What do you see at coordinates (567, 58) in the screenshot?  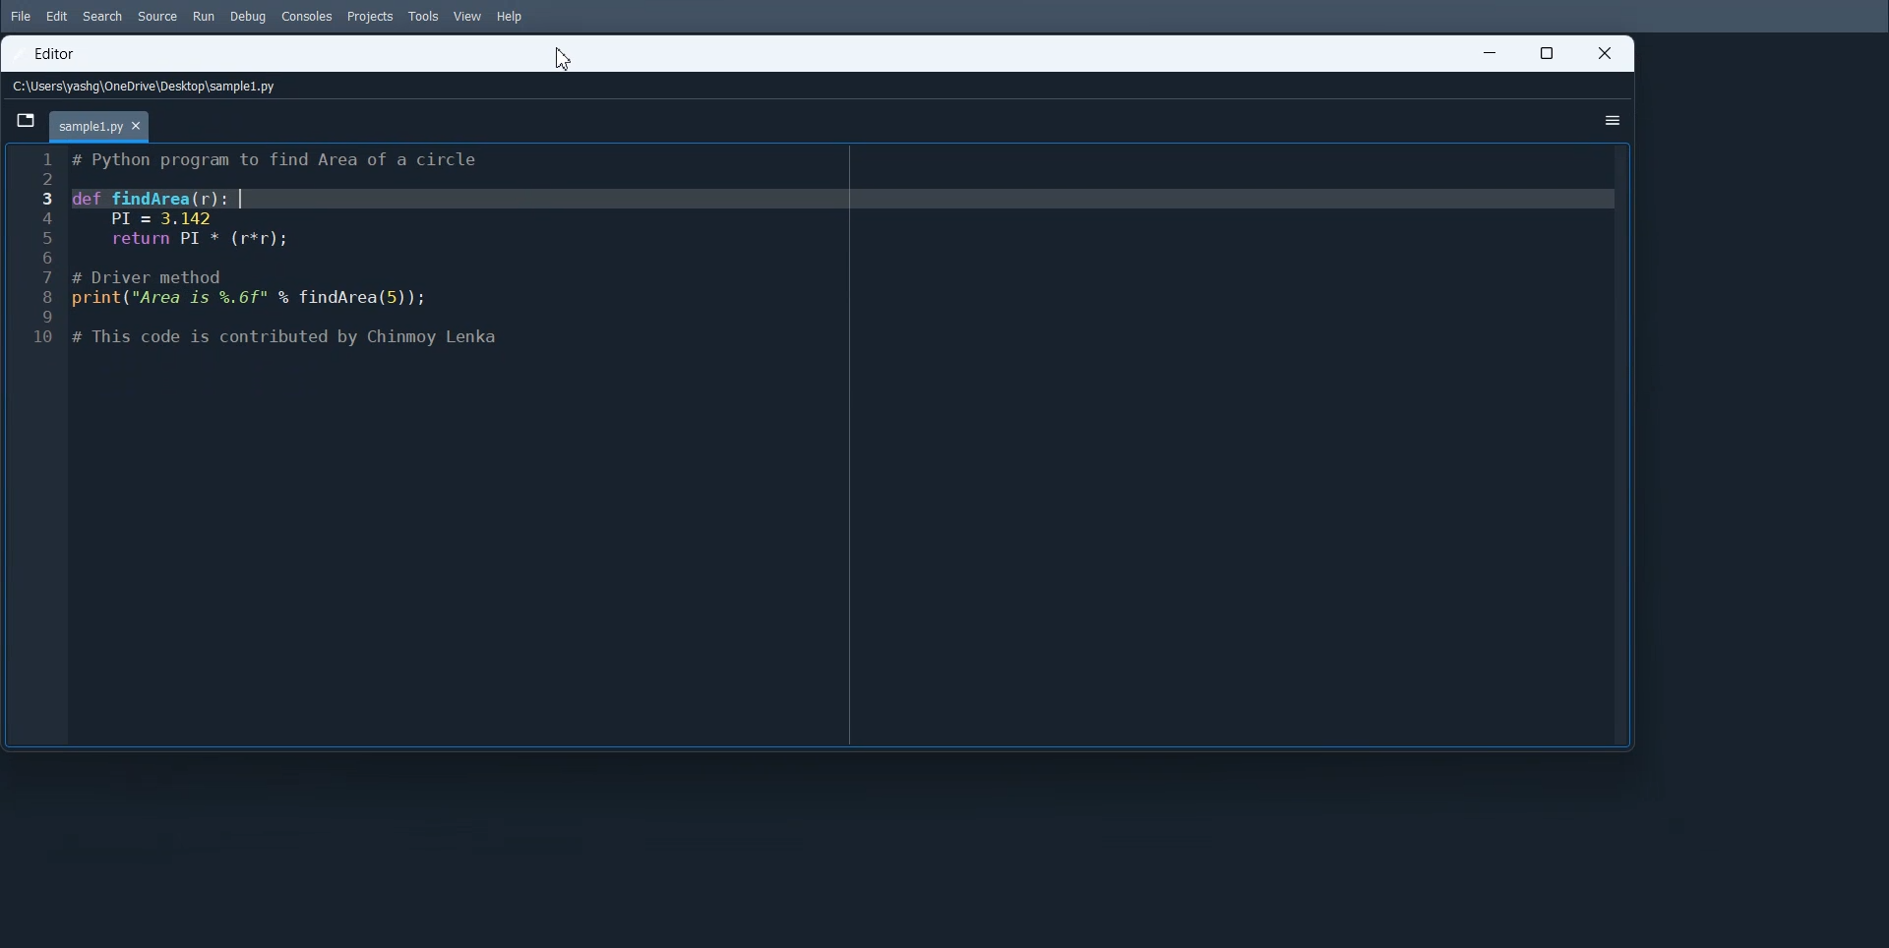 I see `Cursor` at bounding box center [567, 58].